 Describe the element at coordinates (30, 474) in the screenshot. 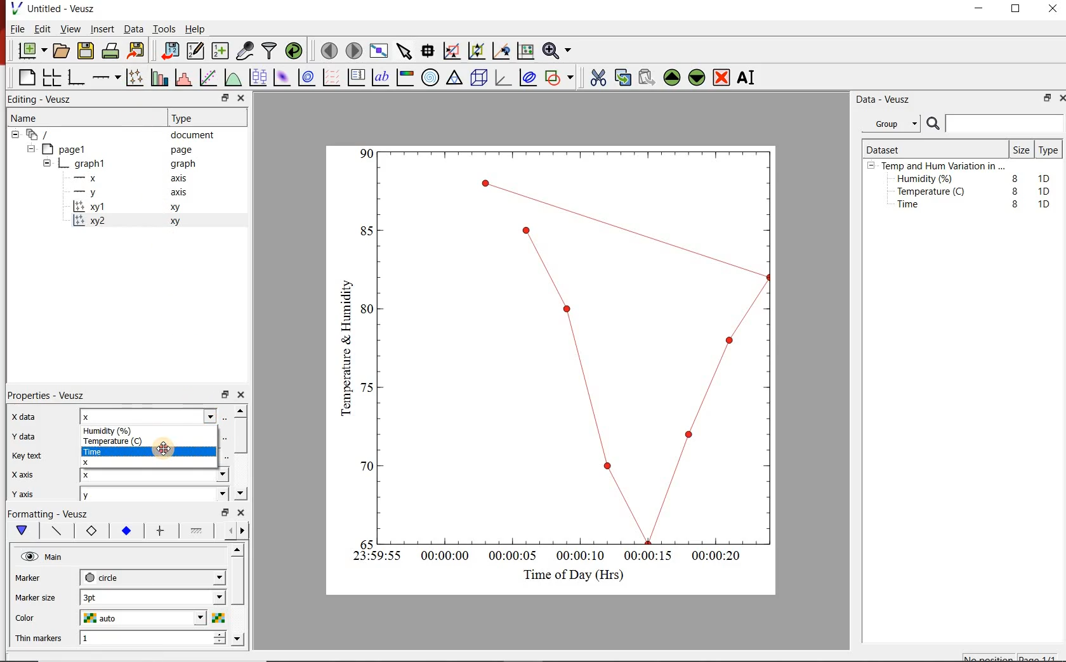

I see `x axis` at that location.